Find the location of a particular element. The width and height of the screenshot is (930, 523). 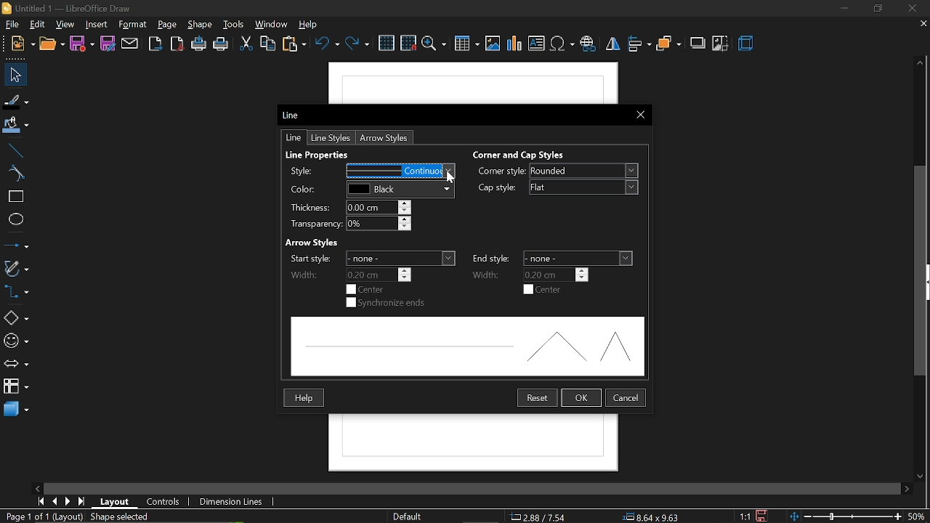

transparency is located at coordinates (348, 224).